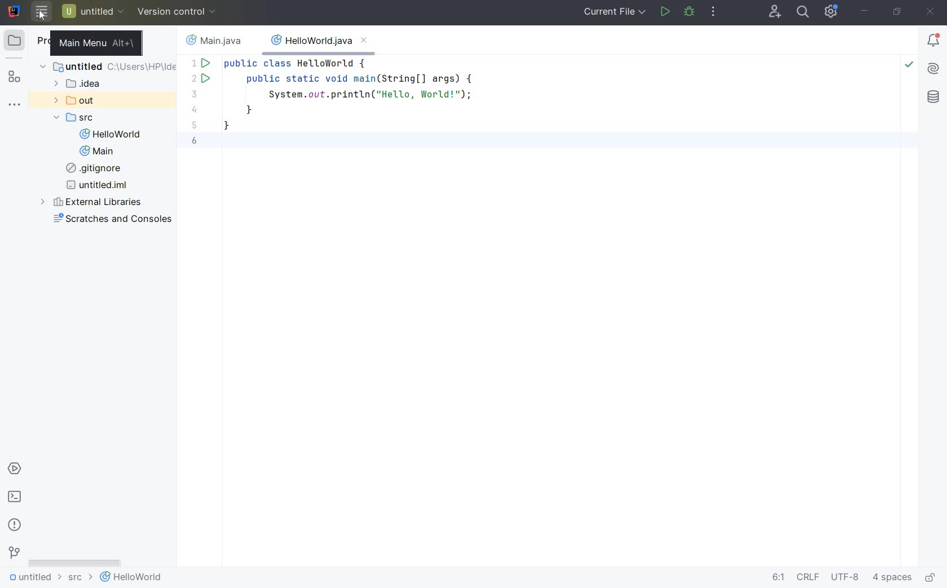 The image size is (947, 588). I want to click on filename, so click(215, 40).